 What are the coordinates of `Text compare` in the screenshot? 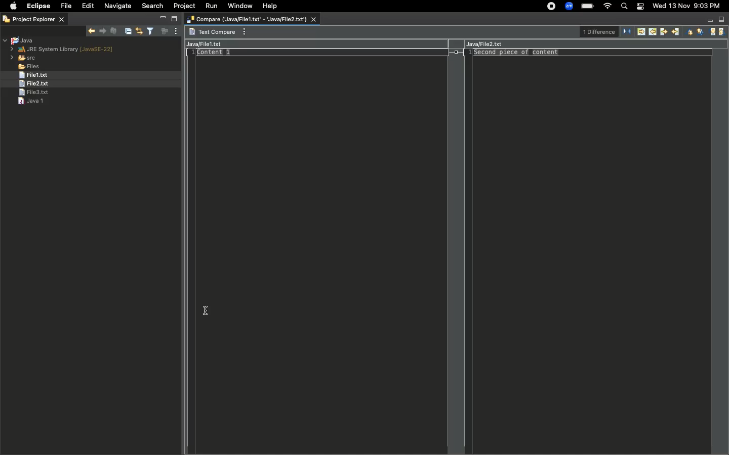 It's located at (211, 31).